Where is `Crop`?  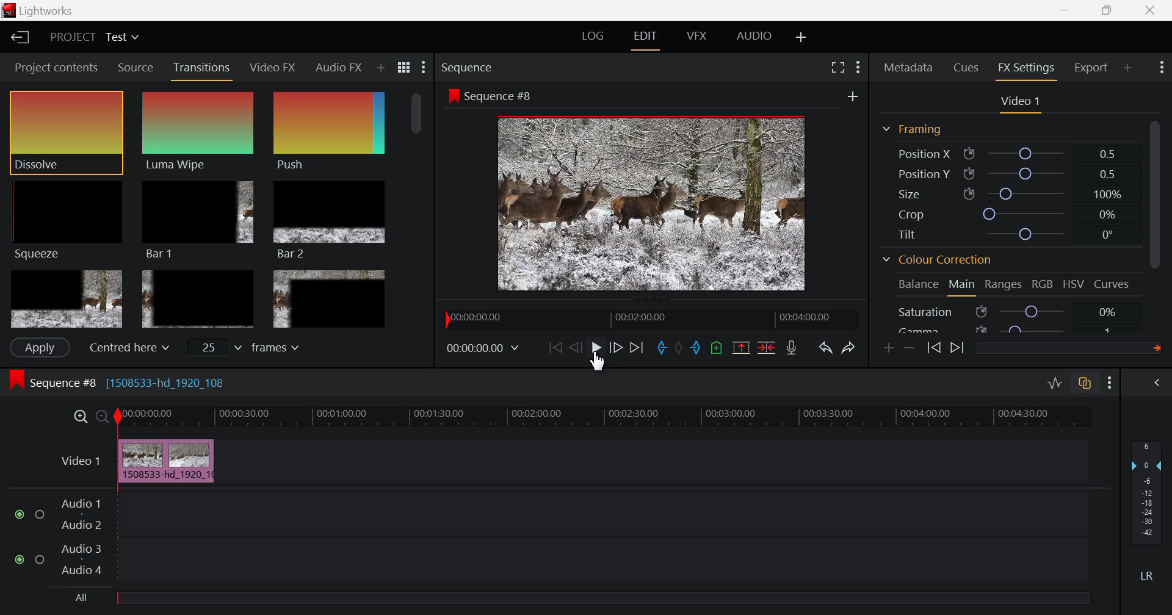
Crop is located at coordinates (1008, 214).